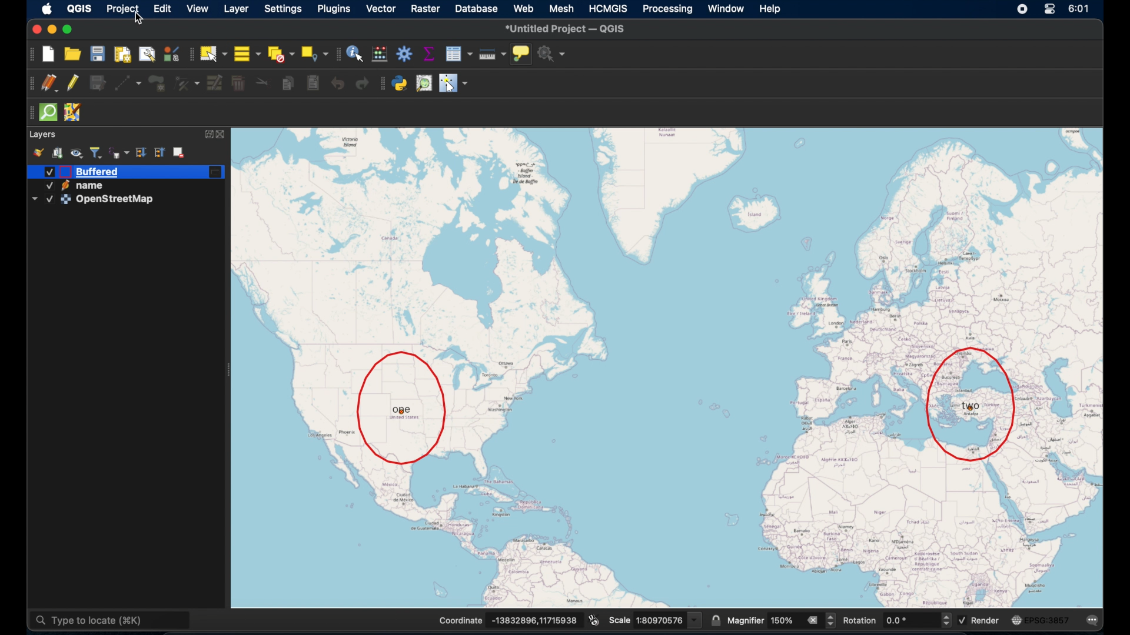 The height and width of the screenshot is (635, 1130). Describe the element at coordinates (49, 199) in the screenshot. I see `Checked checkbox` at that location.